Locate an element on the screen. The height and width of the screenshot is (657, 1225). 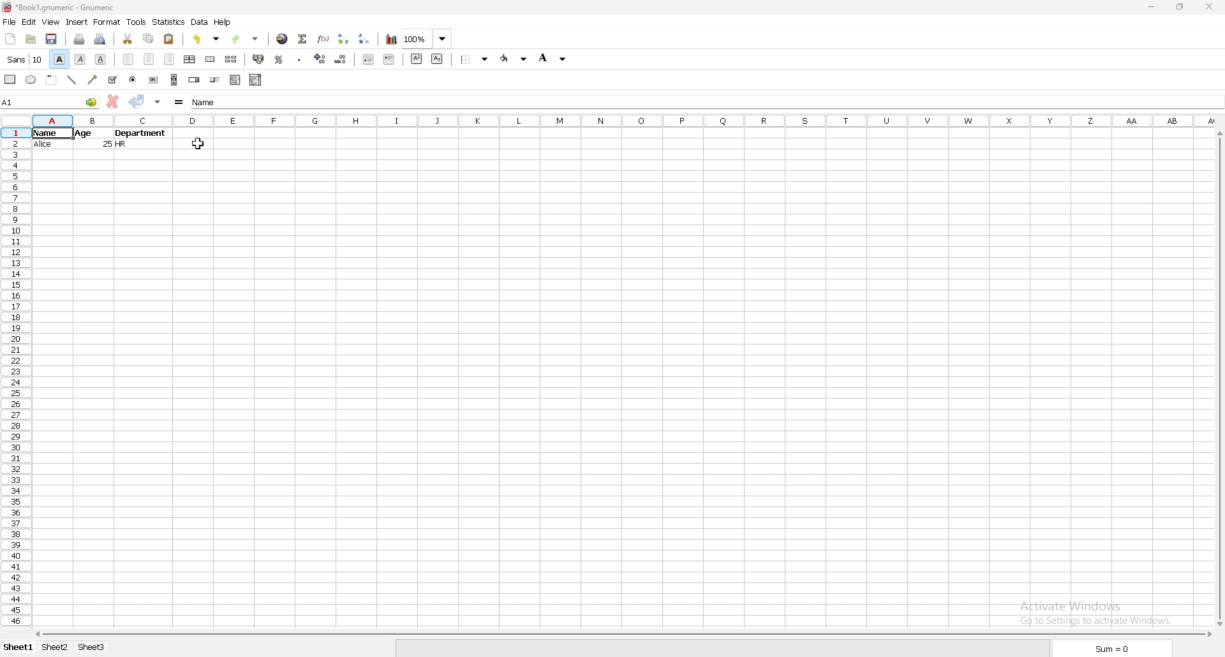
merge cells is located at coordinates (211, 60).